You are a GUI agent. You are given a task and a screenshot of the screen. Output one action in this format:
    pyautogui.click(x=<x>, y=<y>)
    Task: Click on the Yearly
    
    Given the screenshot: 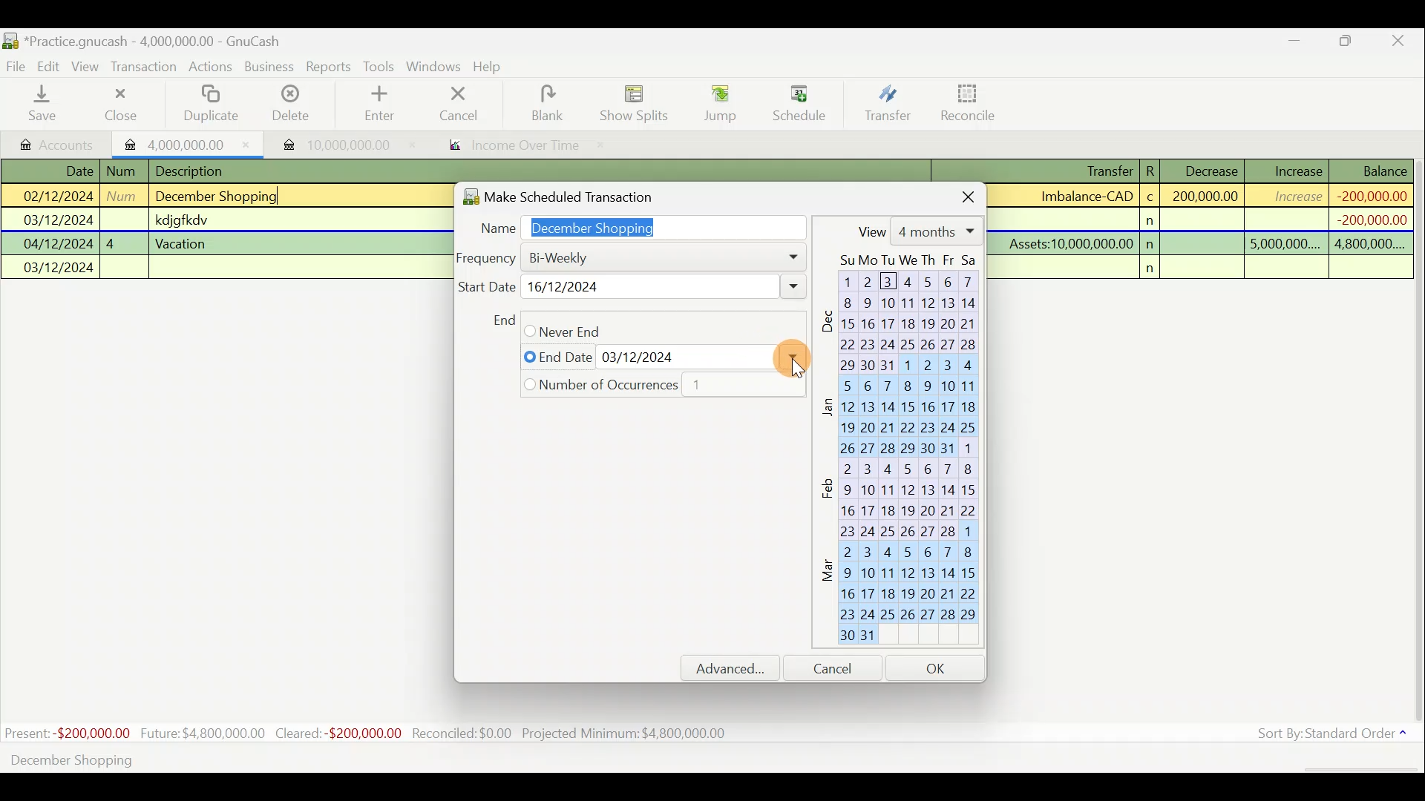 What is the action you would take?
    pyautogui.click(x=617, y=390)
    